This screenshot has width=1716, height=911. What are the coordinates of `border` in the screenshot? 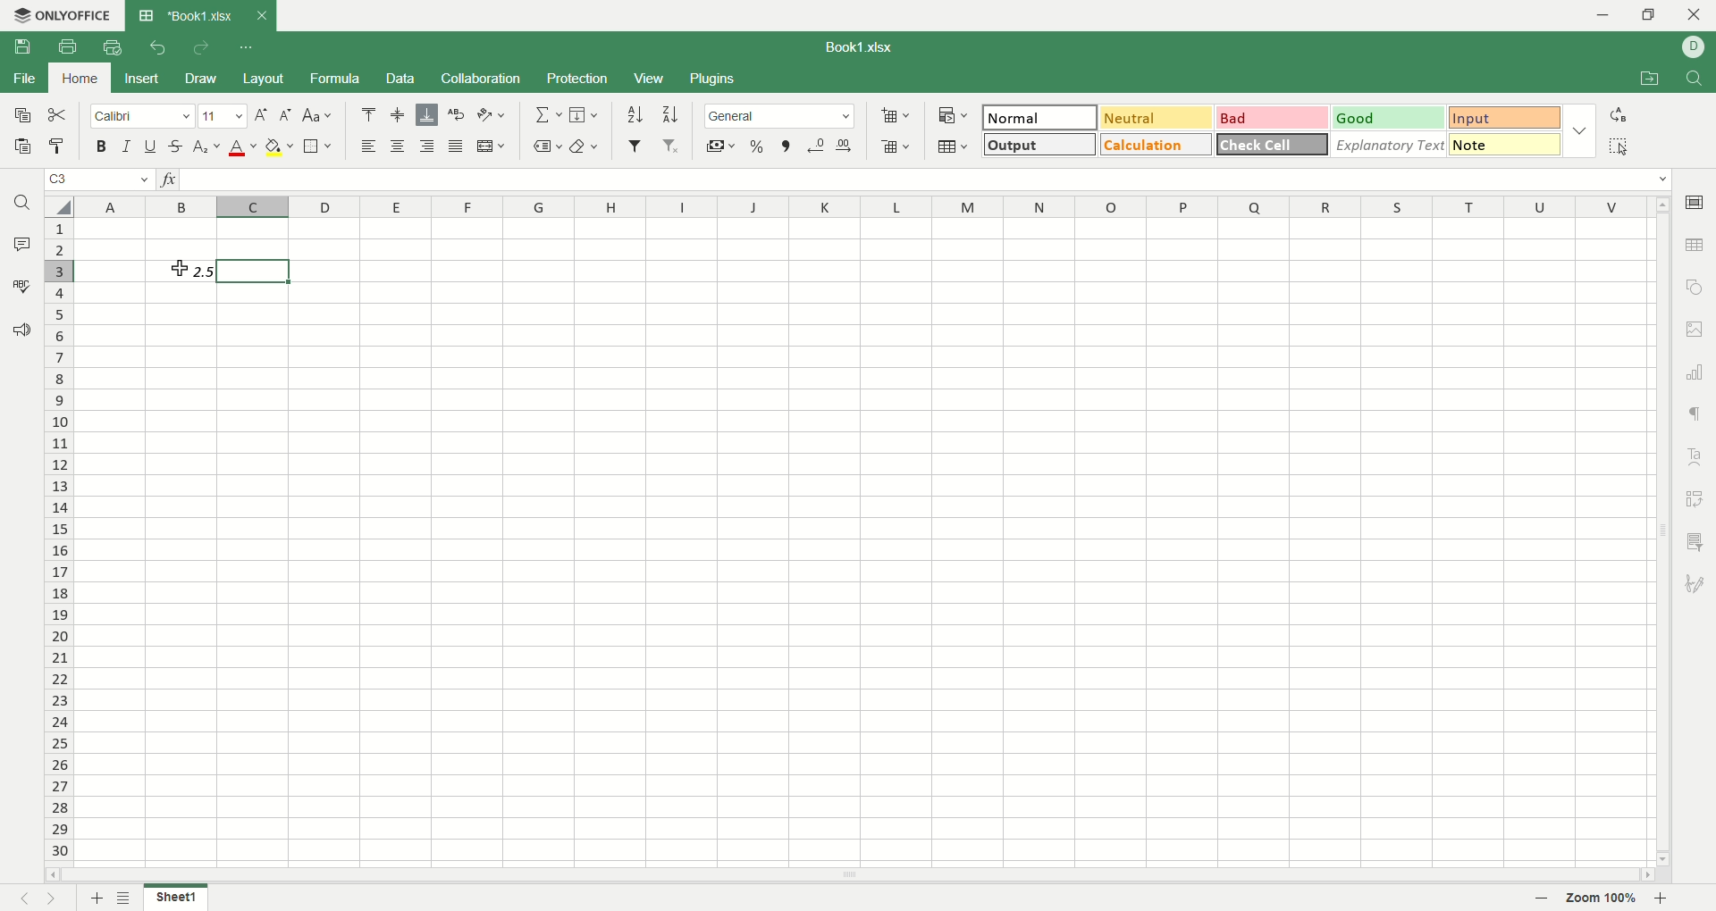 It's located at (320, 146).